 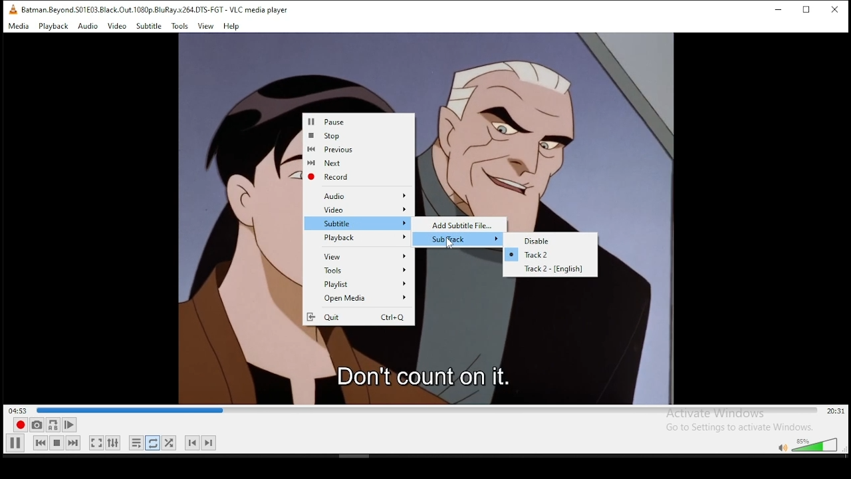 I want to click on Loop Playlist , so click(x=137, y=444).